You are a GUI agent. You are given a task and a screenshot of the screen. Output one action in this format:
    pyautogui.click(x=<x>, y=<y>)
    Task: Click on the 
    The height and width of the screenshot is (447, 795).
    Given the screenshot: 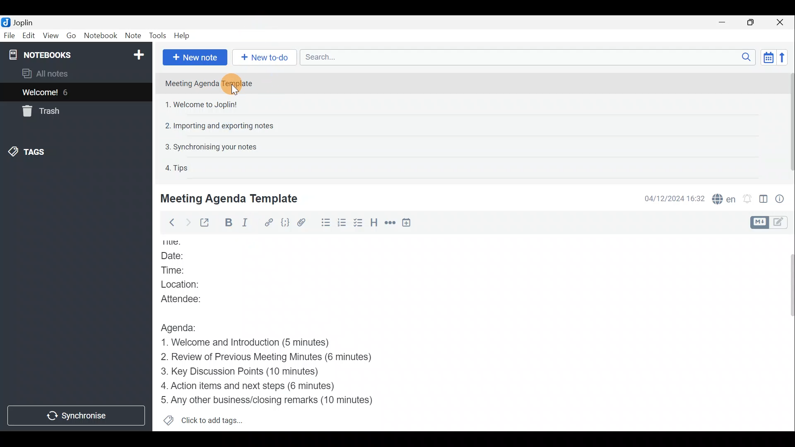 What is the action you would take?
    pyautogui.click(x=179, y=243)
    